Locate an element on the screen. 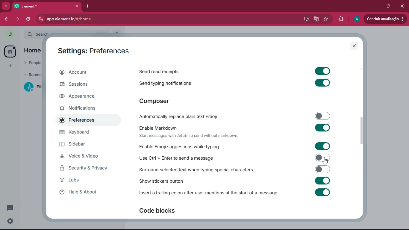 Image resolution: width=409 pixels, height=230 pixels. profile picture is located at coordinates (10, 34).